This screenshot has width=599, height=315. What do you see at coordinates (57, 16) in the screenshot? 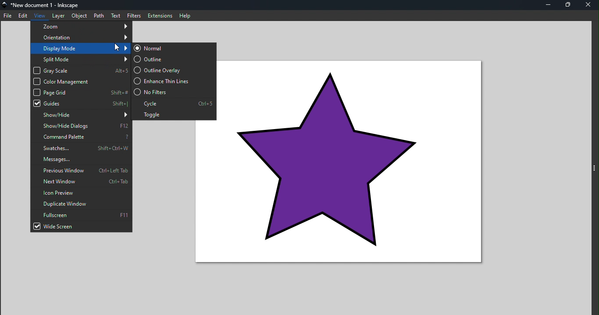
I see `Layer` at bounding box center [57, 16].